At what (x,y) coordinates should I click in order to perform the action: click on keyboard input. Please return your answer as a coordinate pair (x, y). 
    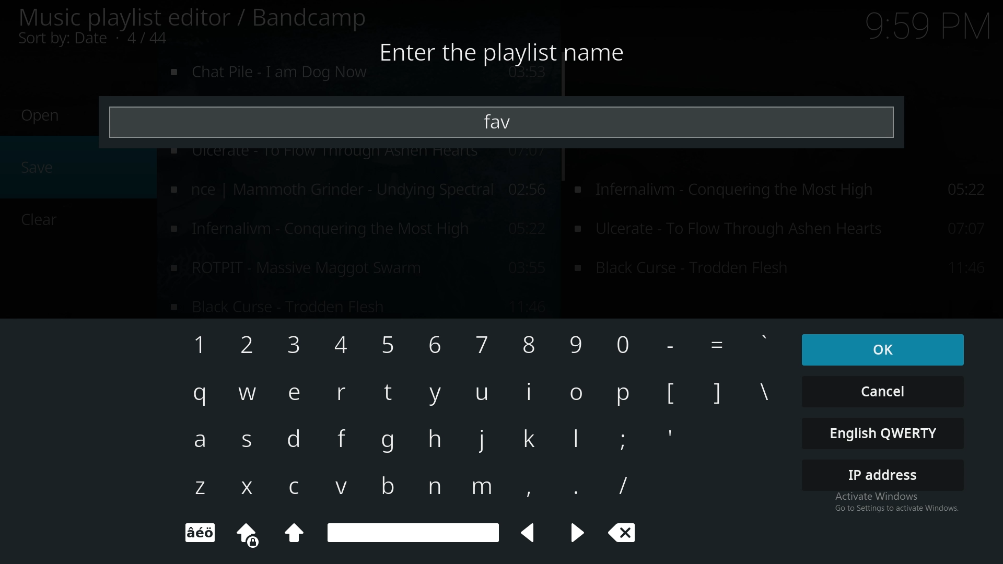
    Looking at the image, I should click on (718, 391).